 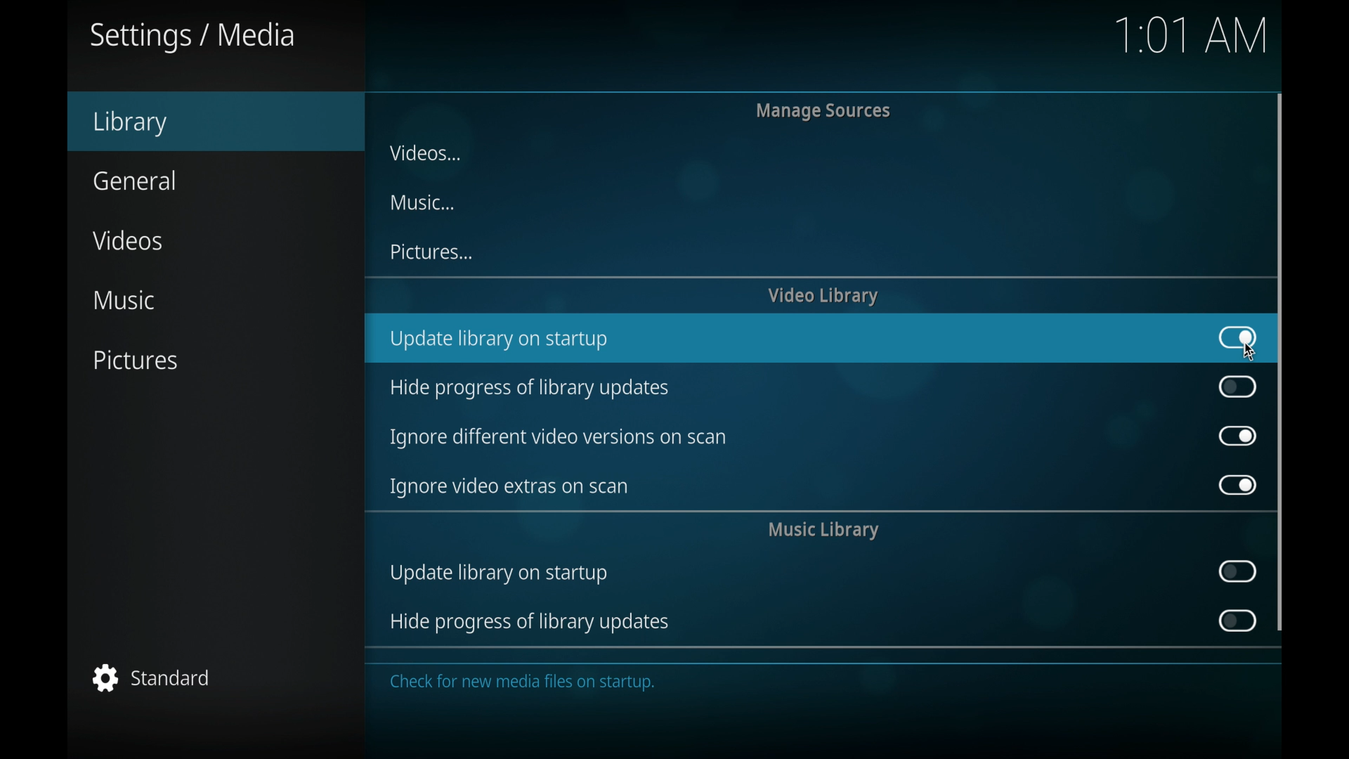 I want to click on hide progress of library updates, so click(x=528, y=623).